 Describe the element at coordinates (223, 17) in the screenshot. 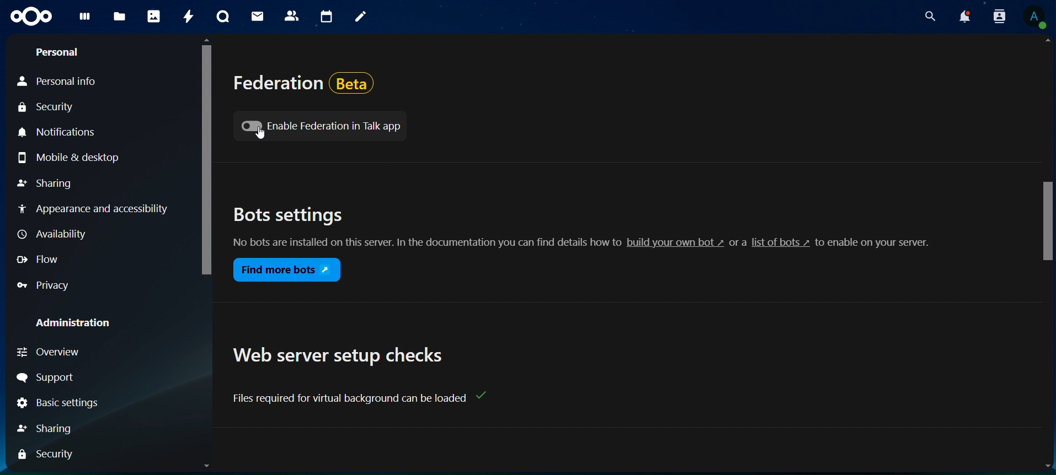

I see `talk` at that location.